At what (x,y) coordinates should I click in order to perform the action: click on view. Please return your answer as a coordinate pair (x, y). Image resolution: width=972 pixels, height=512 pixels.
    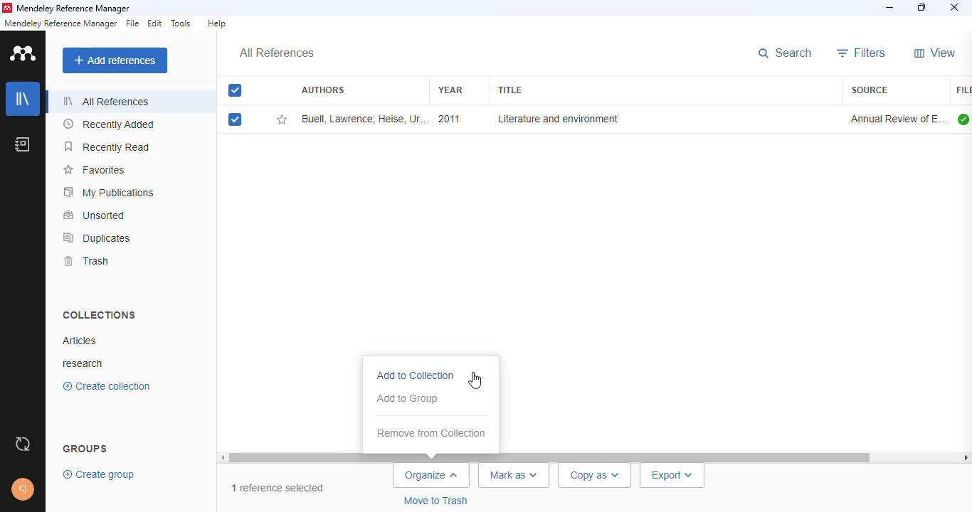
    Looking at the image, I should click on (936, 53).